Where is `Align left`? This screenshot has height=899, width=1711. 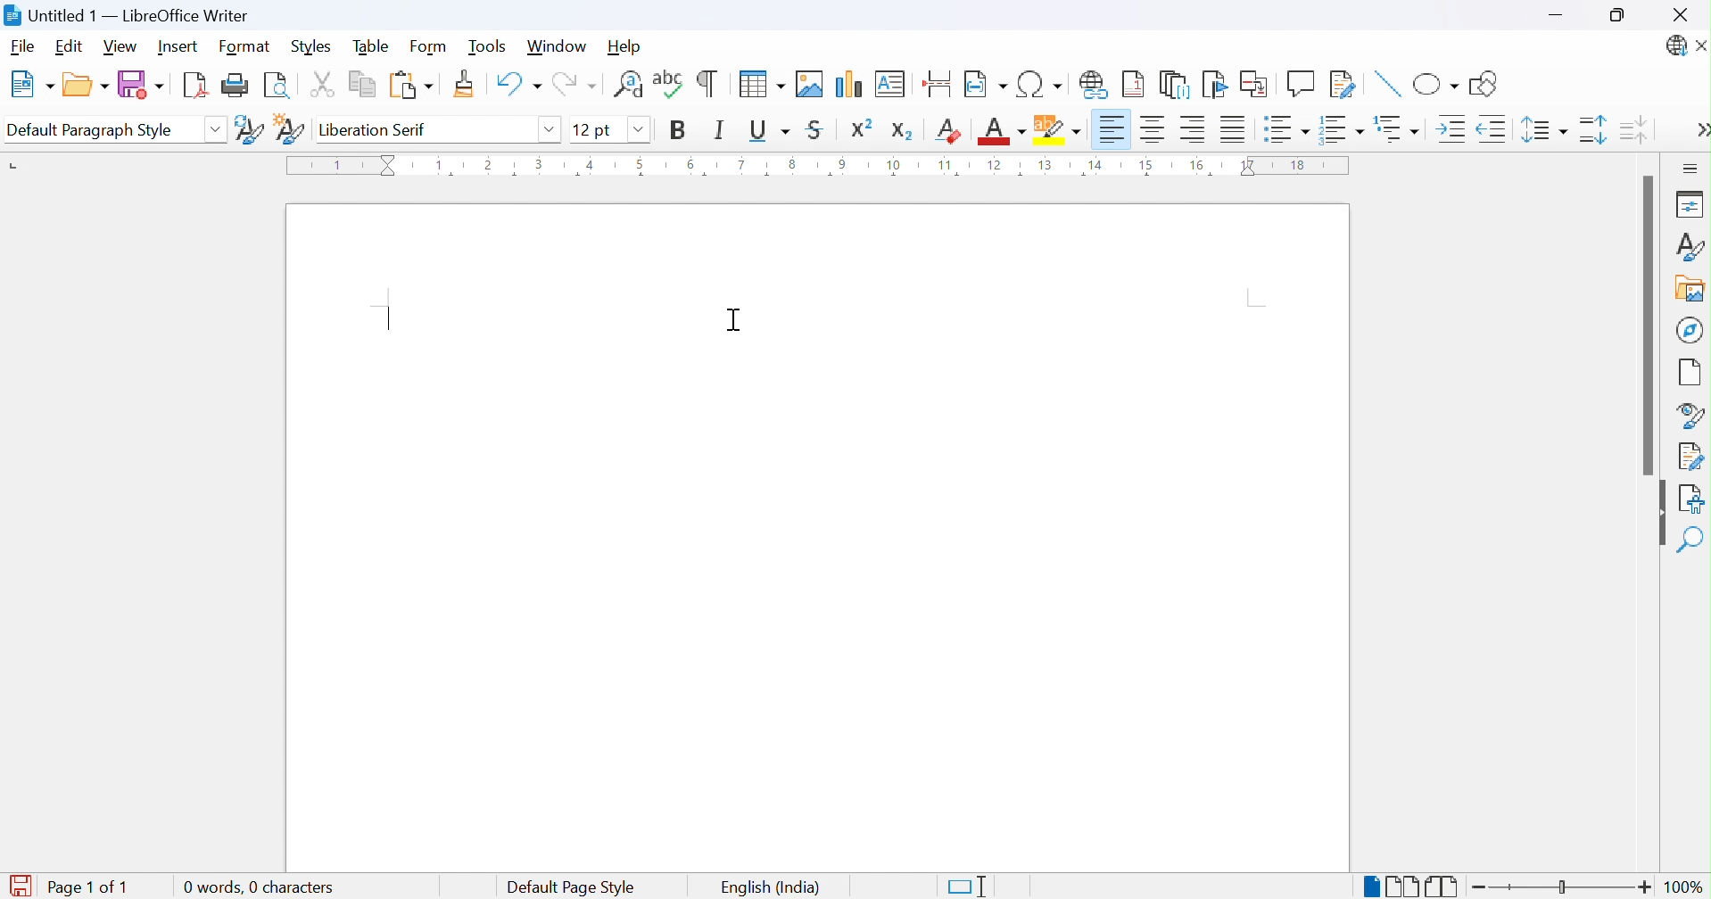 Align left is located at coordinates (1112, 130).